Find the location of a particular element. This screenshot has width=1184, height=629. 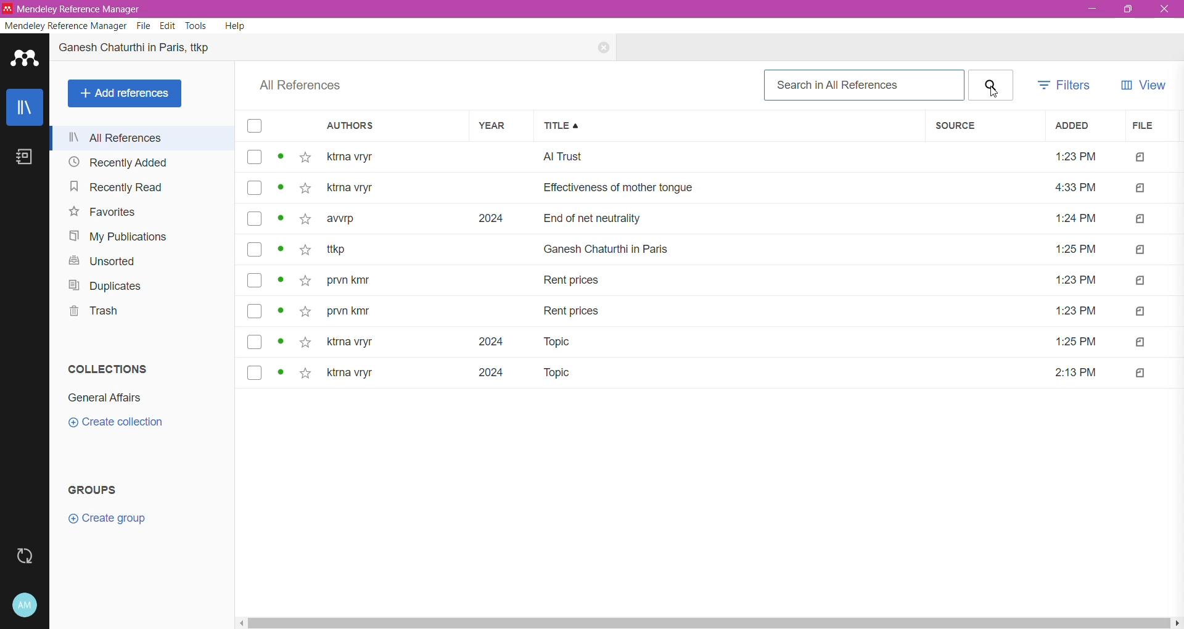

File is located at coordinates (143, 26).